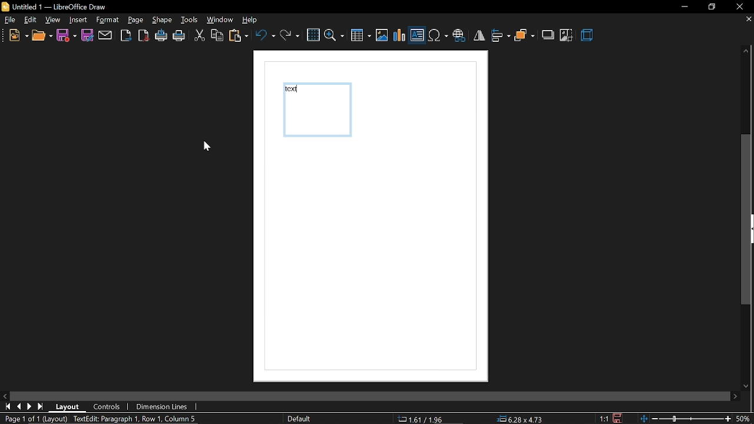 This screenshot has height=424, width=754. What do you see at coordinates (748, 384) in the screenshot?
I see `move down` at bounding box center [748, 384].